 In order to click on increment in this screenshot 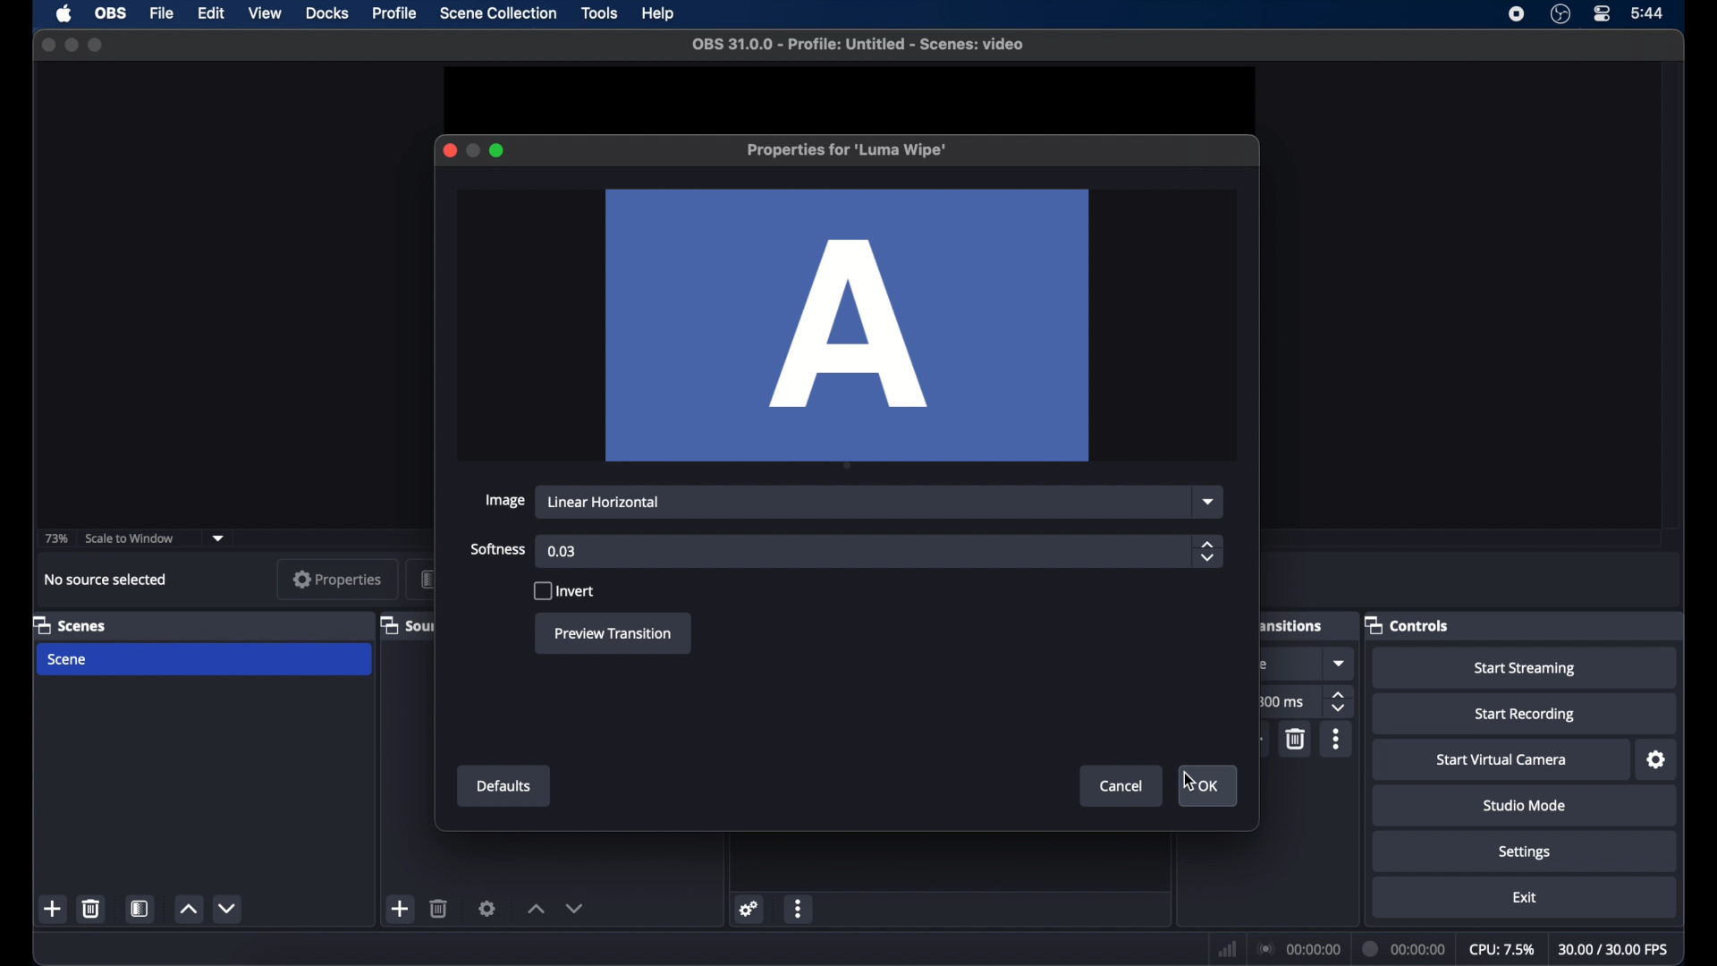, I will do `click(537, 909)`.